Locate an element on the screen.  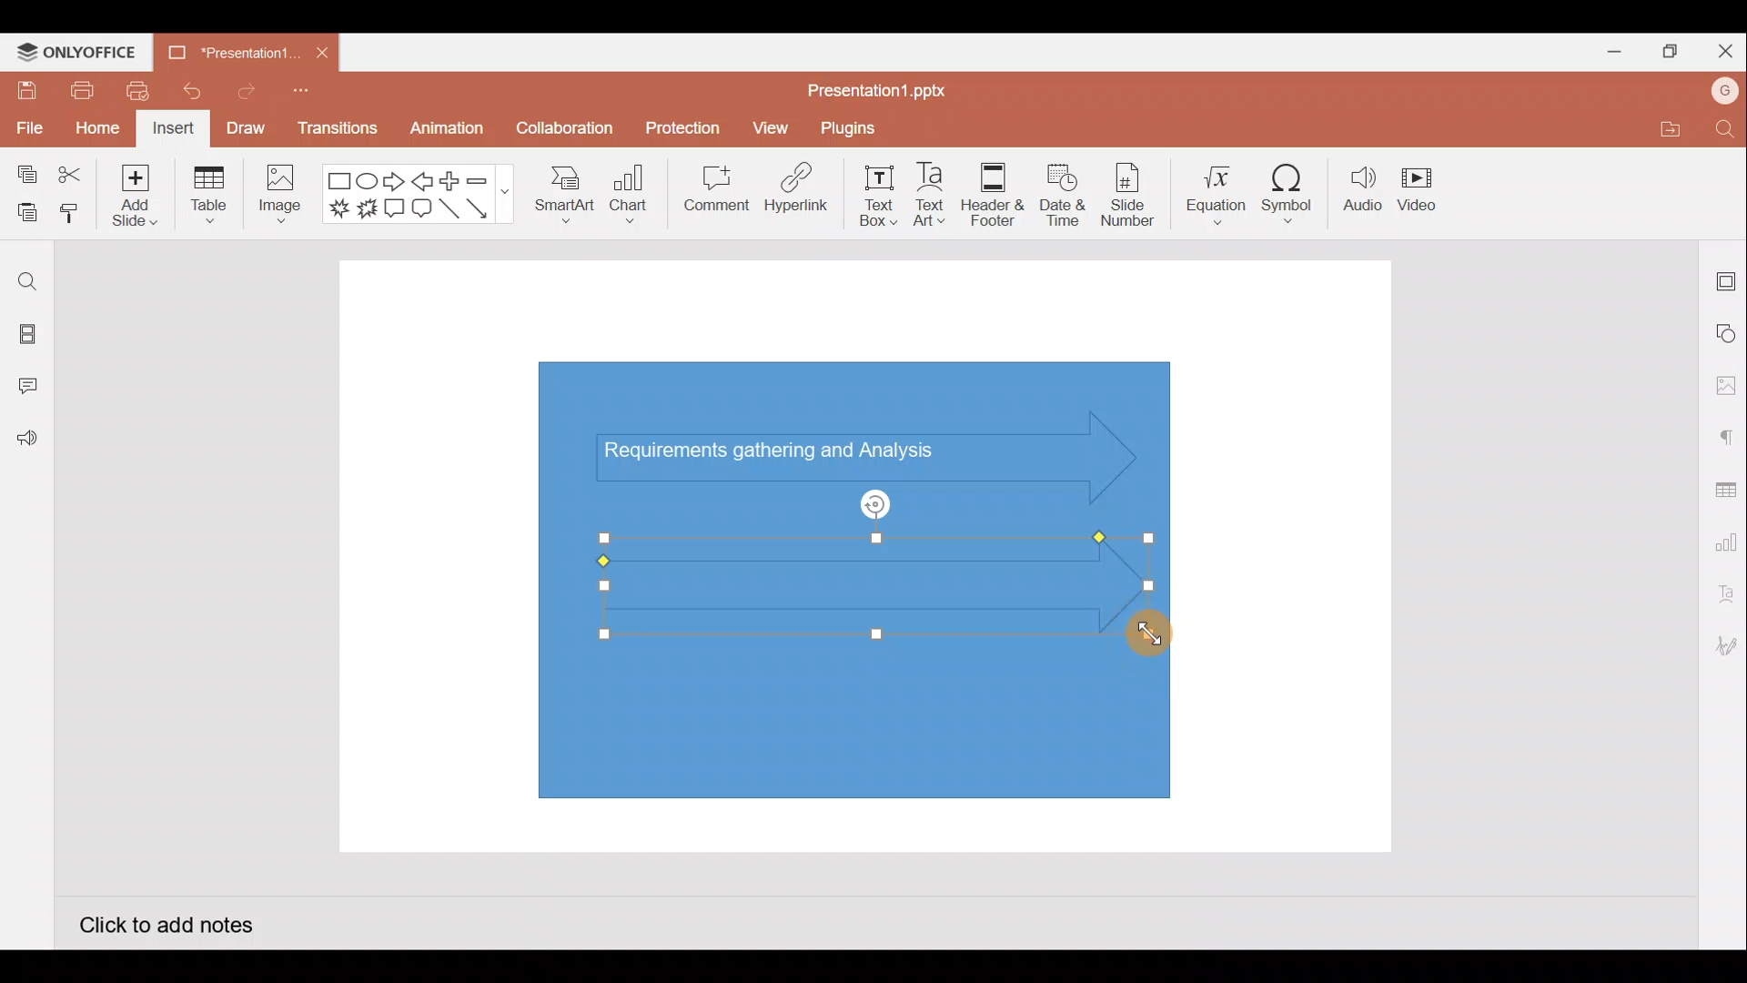
Rectangular callout is located at coordinates (395, 209).